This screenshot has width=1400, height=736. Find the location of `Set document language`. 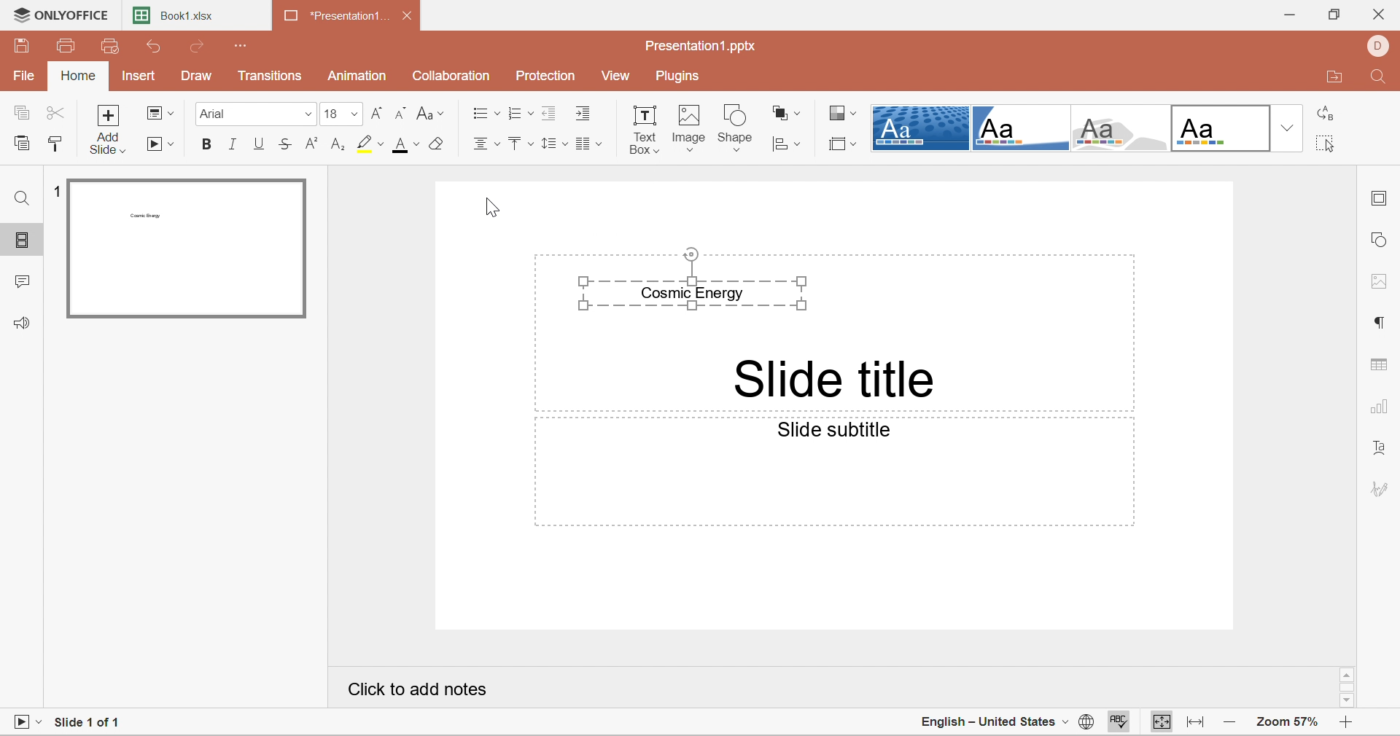

Set document language is located at coordinates (1083, 723).